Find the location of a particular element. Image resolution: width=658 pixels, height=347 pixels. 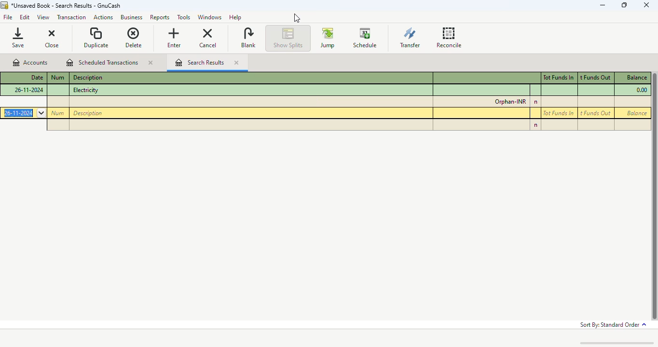

save is located at coordinates (18, 38).